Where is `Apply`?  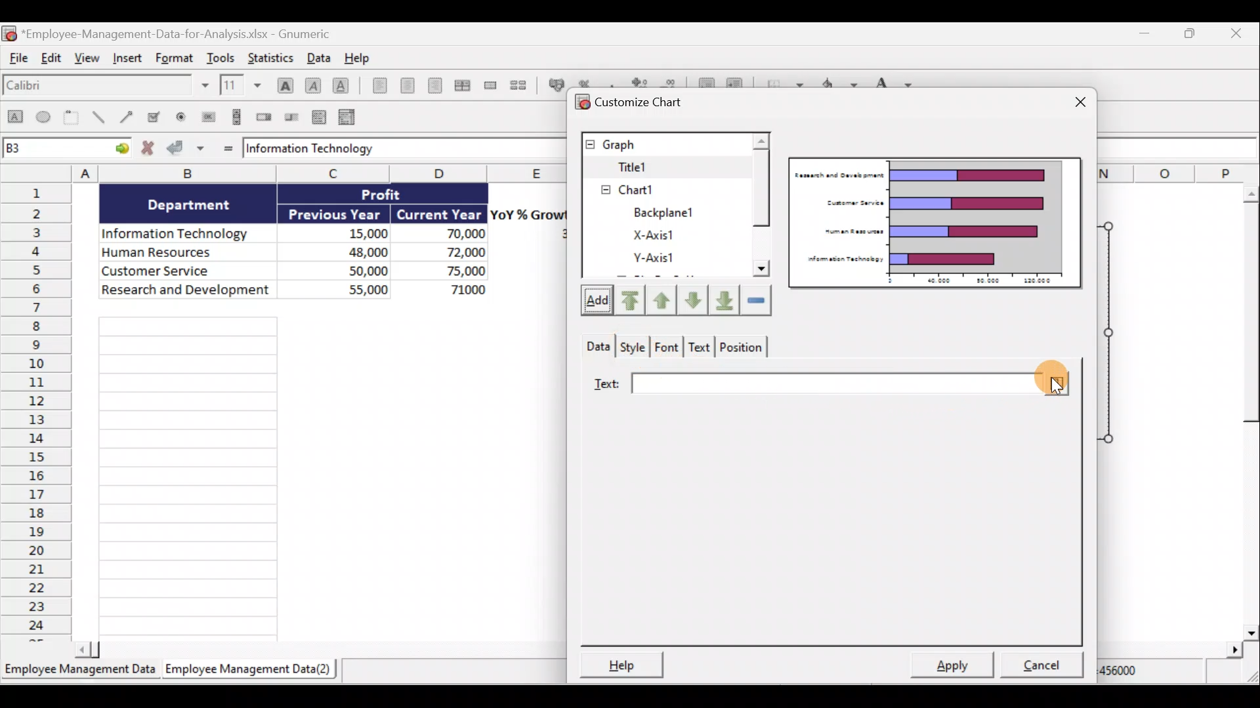
Apply is located at coordinates (951, 667).